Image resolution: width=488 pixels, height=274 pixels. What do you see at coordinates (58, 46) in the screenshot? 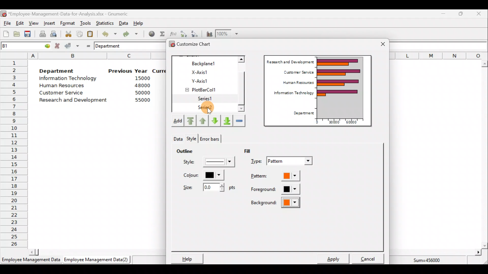
I see `Cancel change` at bounding box center [58, 46].